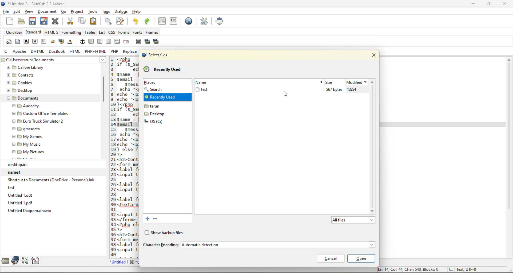  What do you see at coordinates (357, 82) in the screenshot?
I see `modified` at bounding box center [357, 82].